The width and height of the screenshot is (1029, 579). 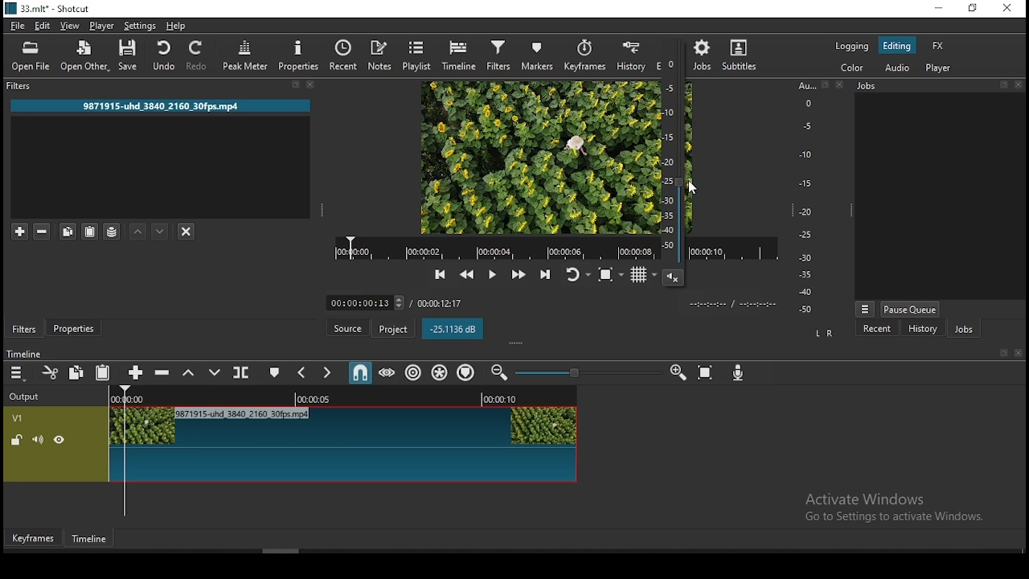 What do you see at coordinates (465, 274) in the screenshot?
I see `play quickly backward` at bounding box center [465, 274].